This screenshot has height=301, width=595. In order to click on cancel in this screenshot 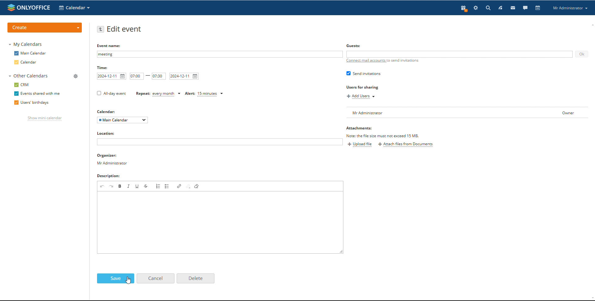, I will do `click(155, 278)`.